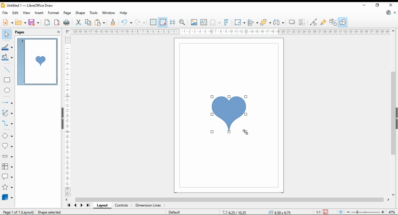 The image size is (398, 215). What do you see at coordinates (8, 22) in the screenshot?
I see `new` at bounding box center [8, 22].